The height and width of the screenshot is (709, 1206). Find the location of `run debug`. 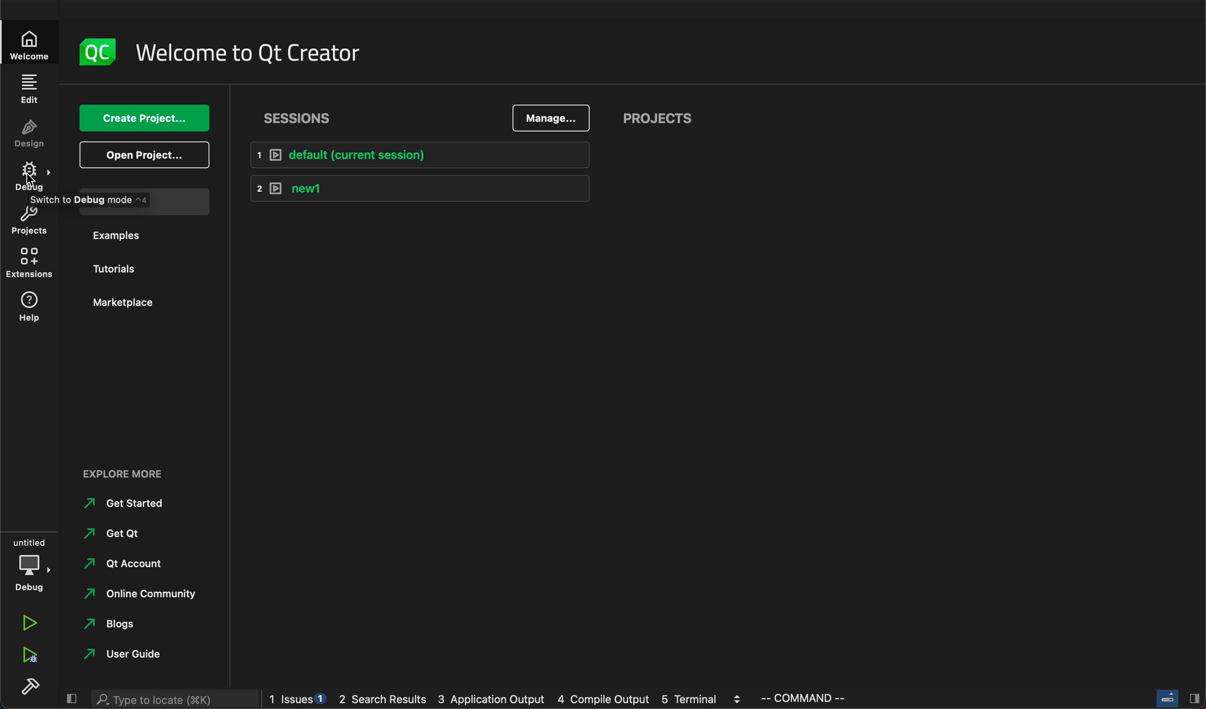

run debug is located at coordinates (26, 656).